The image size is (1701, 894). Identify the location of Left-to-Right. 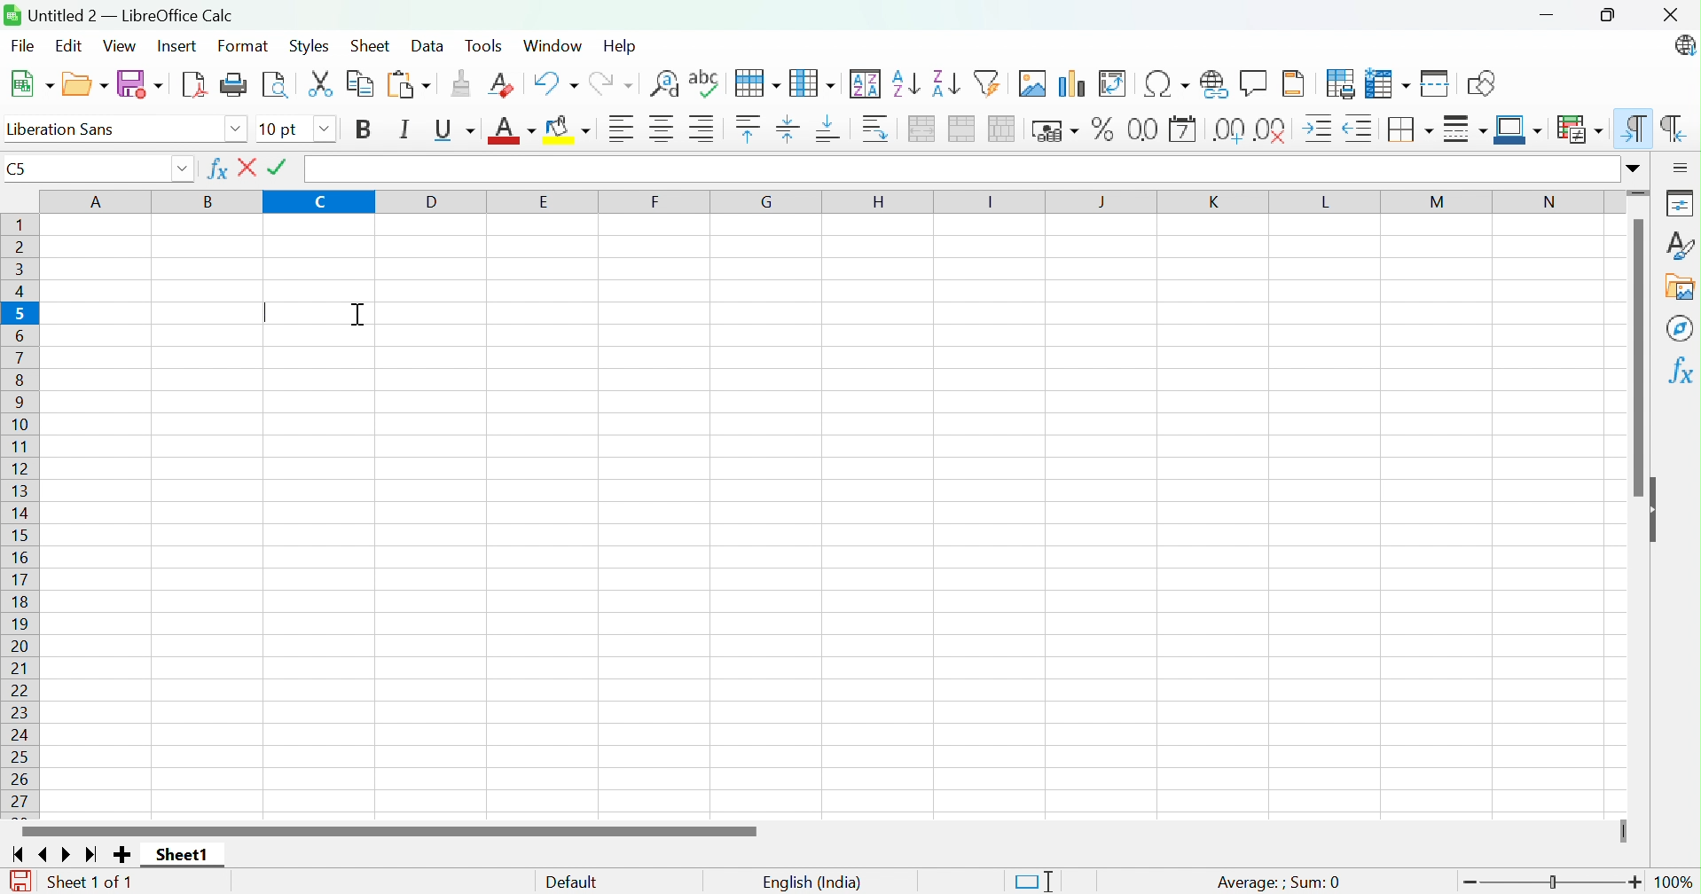
(1634, 129).